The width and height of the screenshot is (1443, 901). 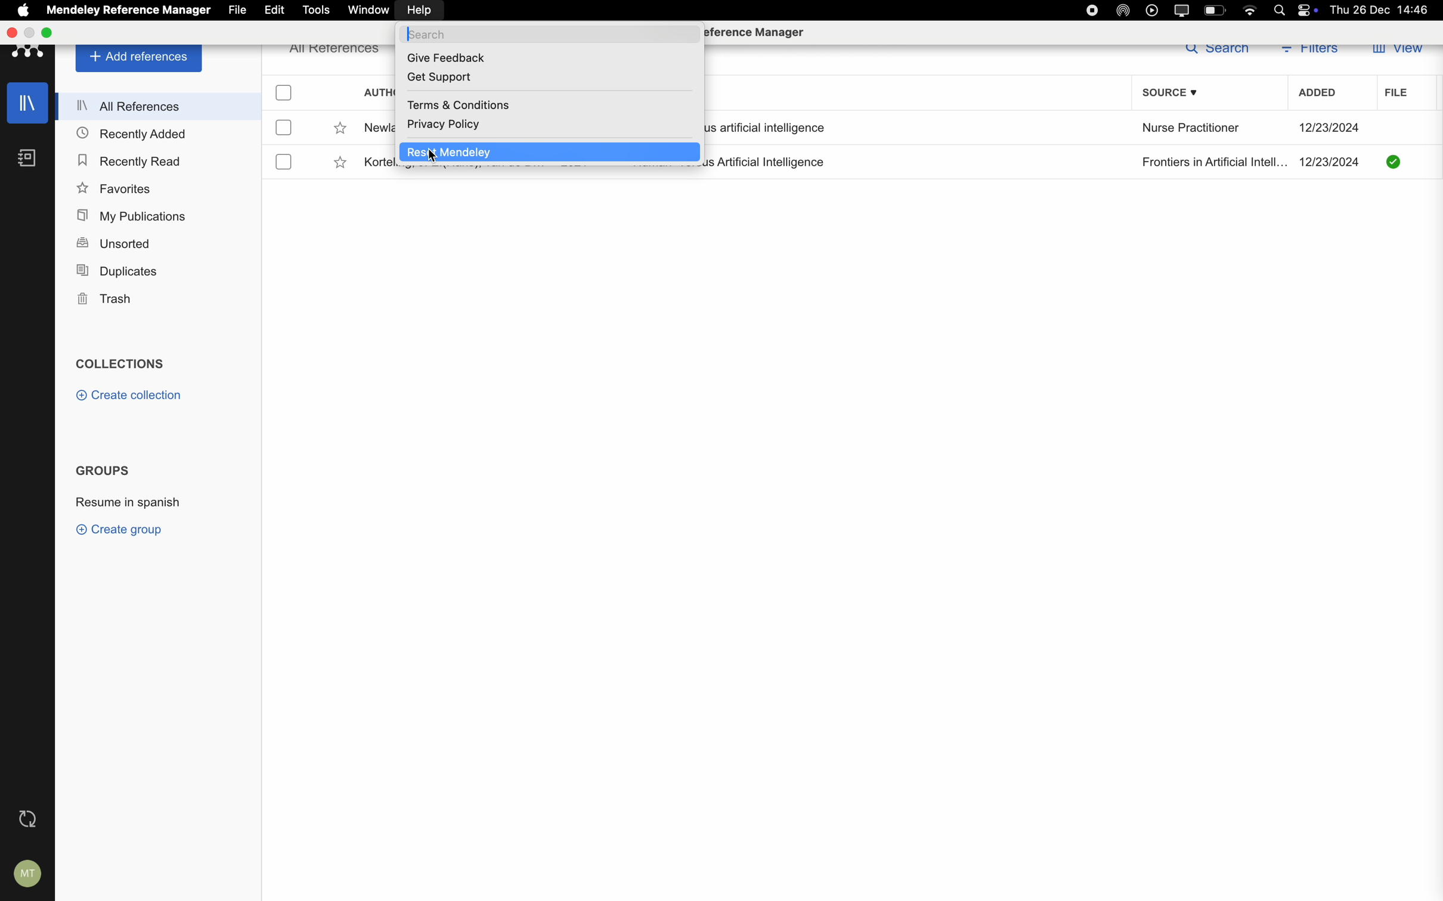 I want to click on Artificial Intelligence, so click(x=775, y=160).